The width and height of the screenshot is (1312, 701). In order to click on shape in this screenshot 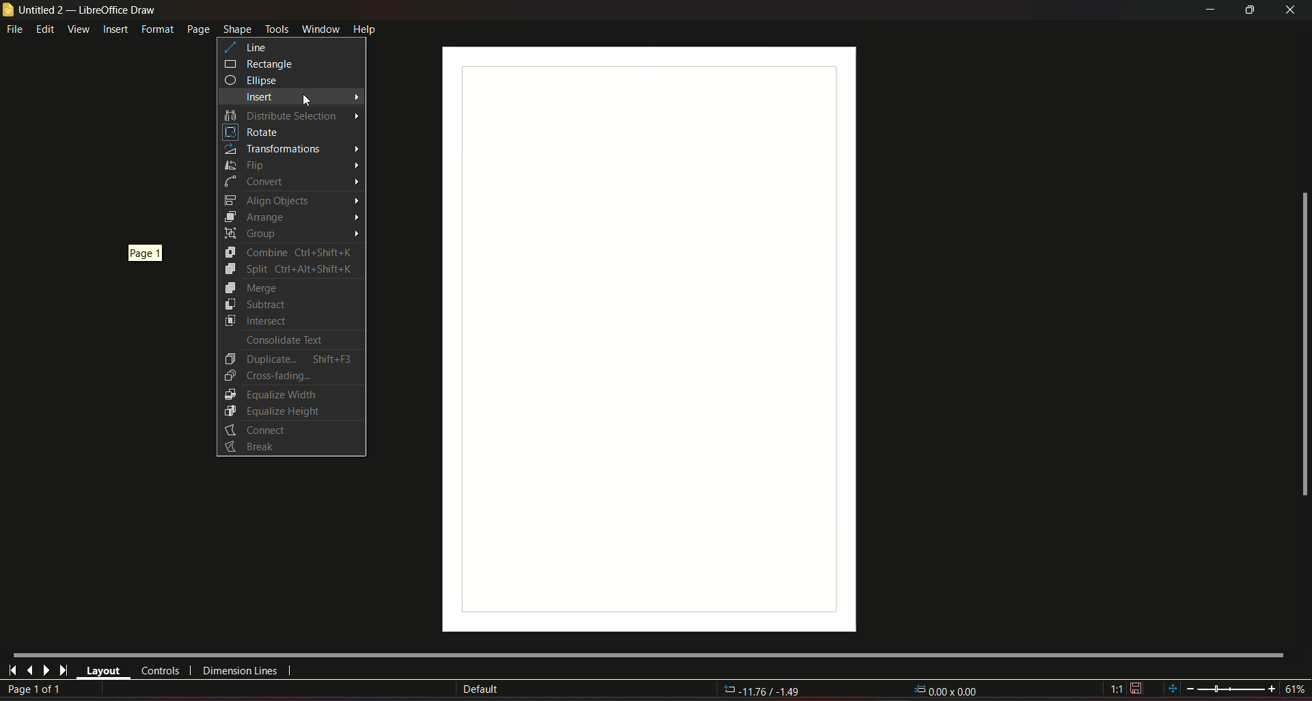, I will do `click(236, 27)`.